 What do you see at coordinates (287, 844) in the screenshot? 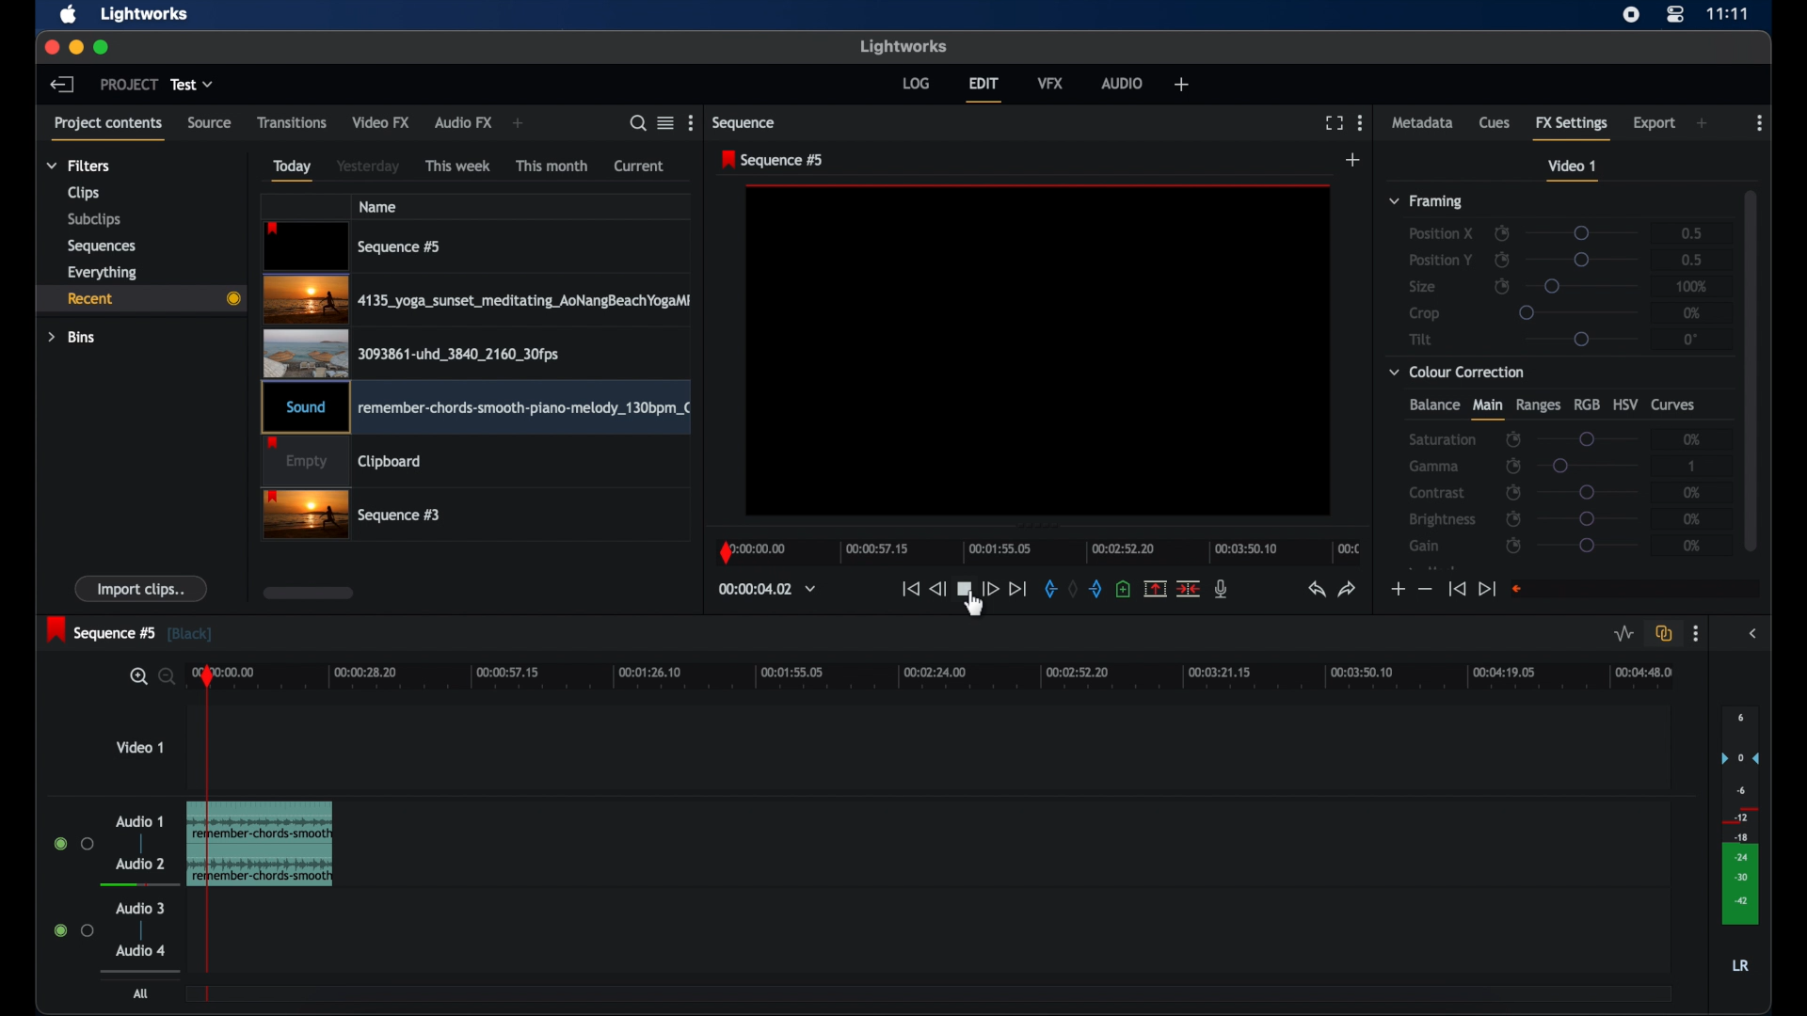
I see `audio clip` at bounding box center [287, 844].